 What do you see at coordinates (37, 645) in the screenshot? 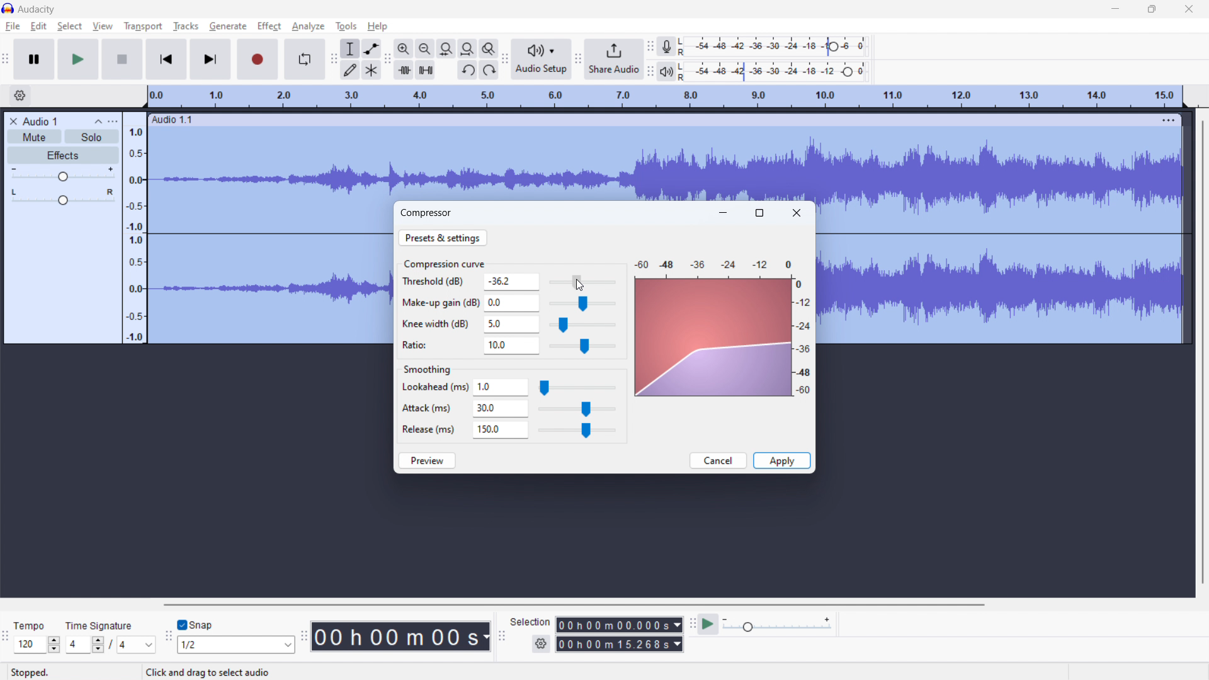
I see `120 (select tempo)` at bounding box center [37, 645].